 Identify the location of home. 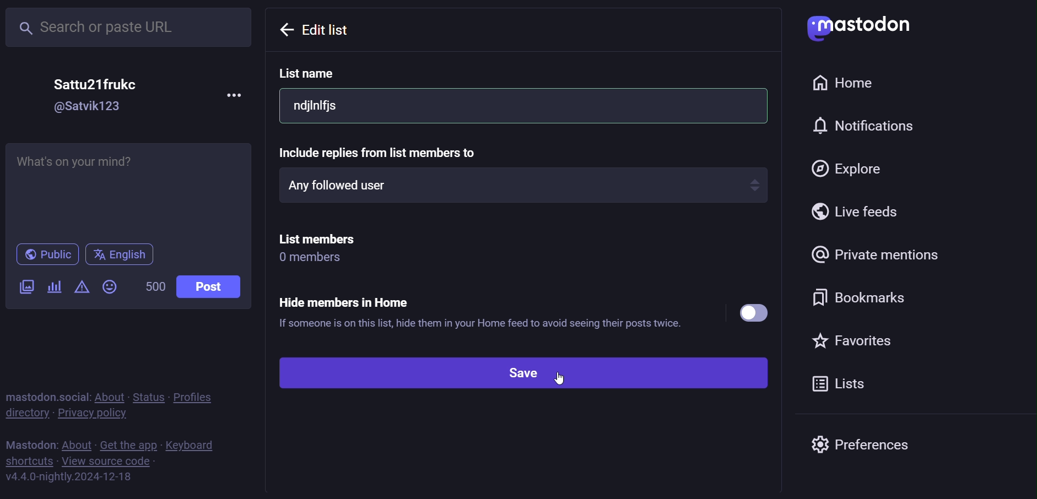
(850, 84).